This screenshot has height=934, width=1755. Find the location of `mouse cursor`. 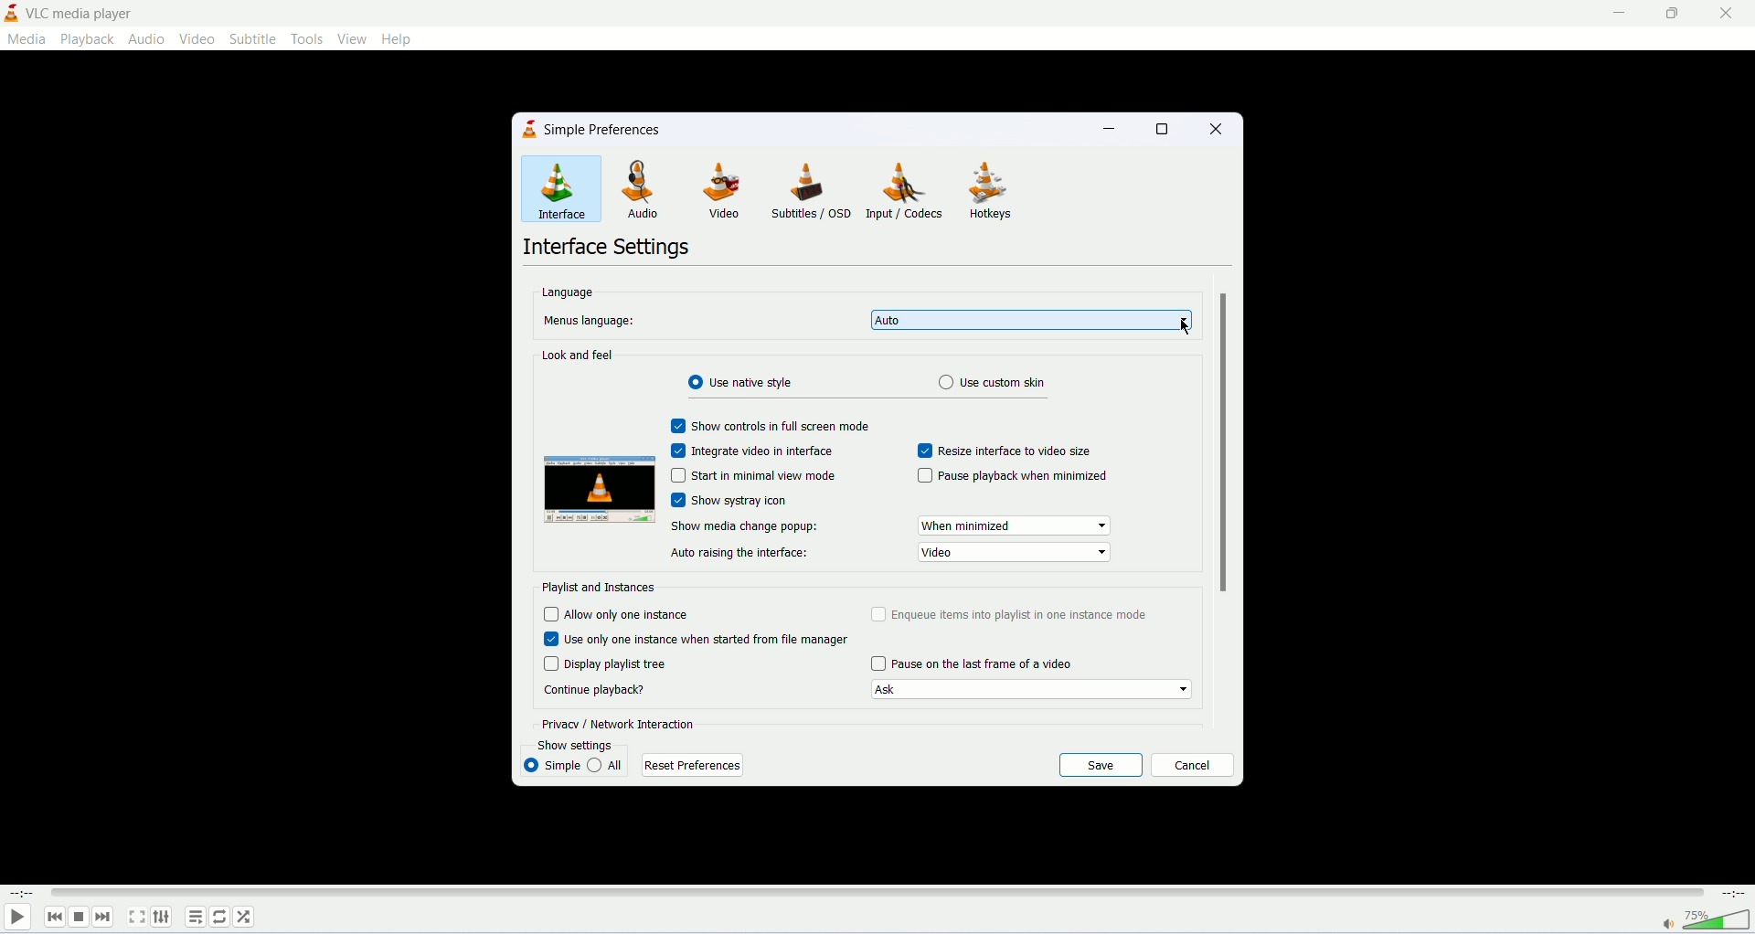

mouse cursor is located at coordinates (1186, 325).